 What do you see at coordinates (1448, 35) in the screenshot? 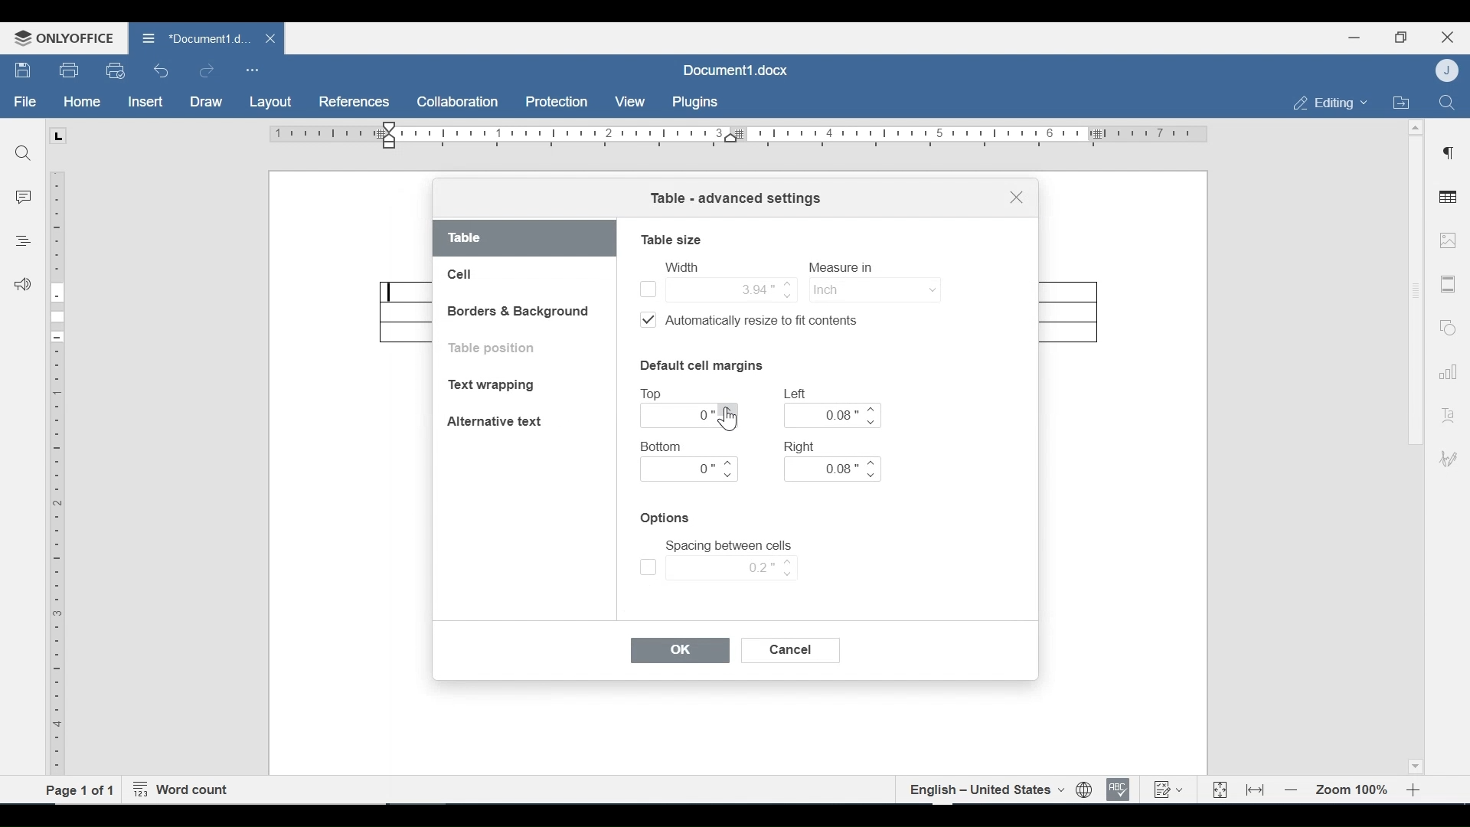
I see `Close` at bounding box center [1448, 35].